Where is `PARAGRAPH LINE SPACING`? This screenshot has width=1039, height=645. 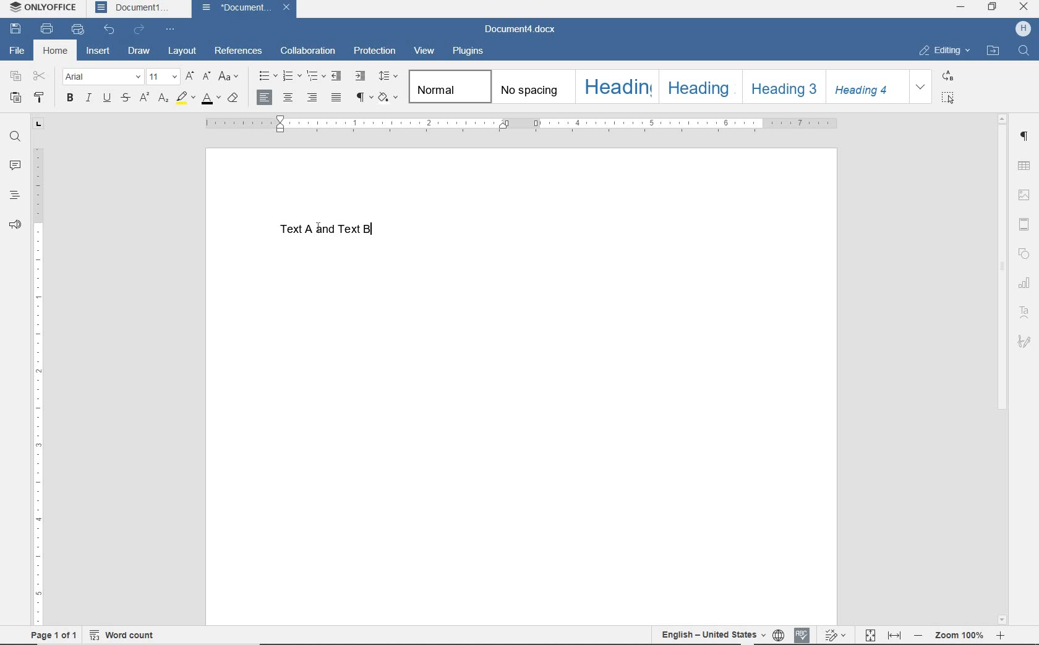
PARAGRAPH LINE SPACING is located at coordinates (388, 77).